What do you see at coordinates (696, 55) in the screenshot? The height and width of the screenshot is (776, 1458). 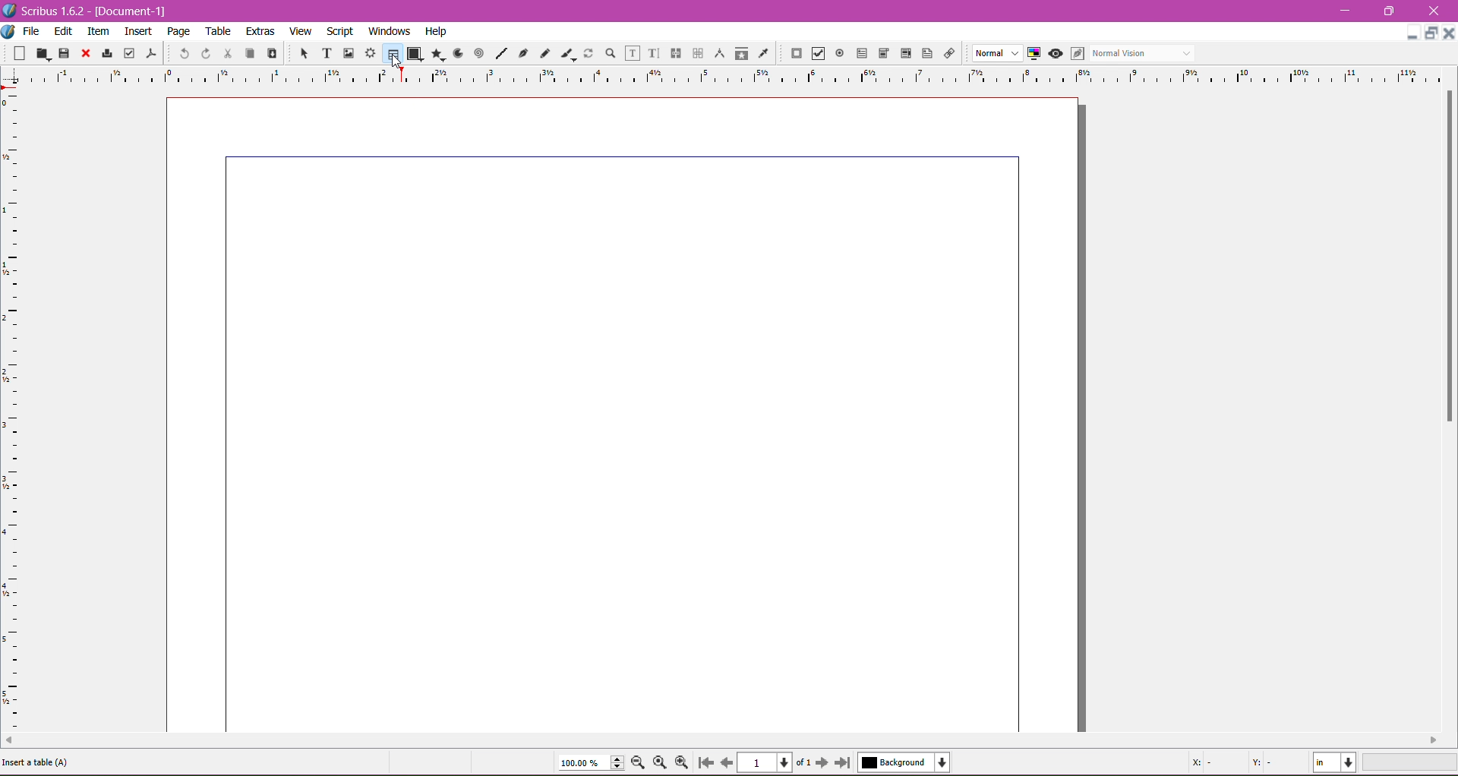 I see `Unlink Text Frames` at bounding box center [696, 55].